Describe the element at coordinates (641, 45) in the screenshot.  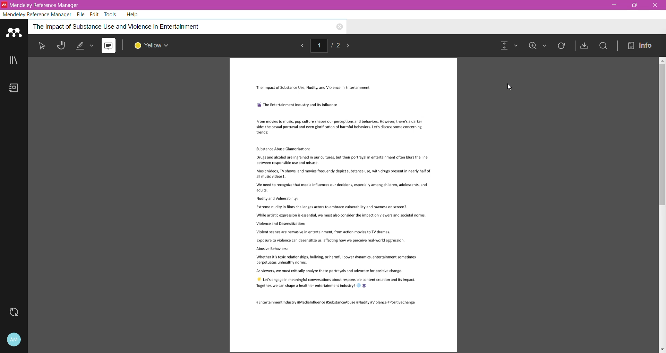
I see `info` at that location.